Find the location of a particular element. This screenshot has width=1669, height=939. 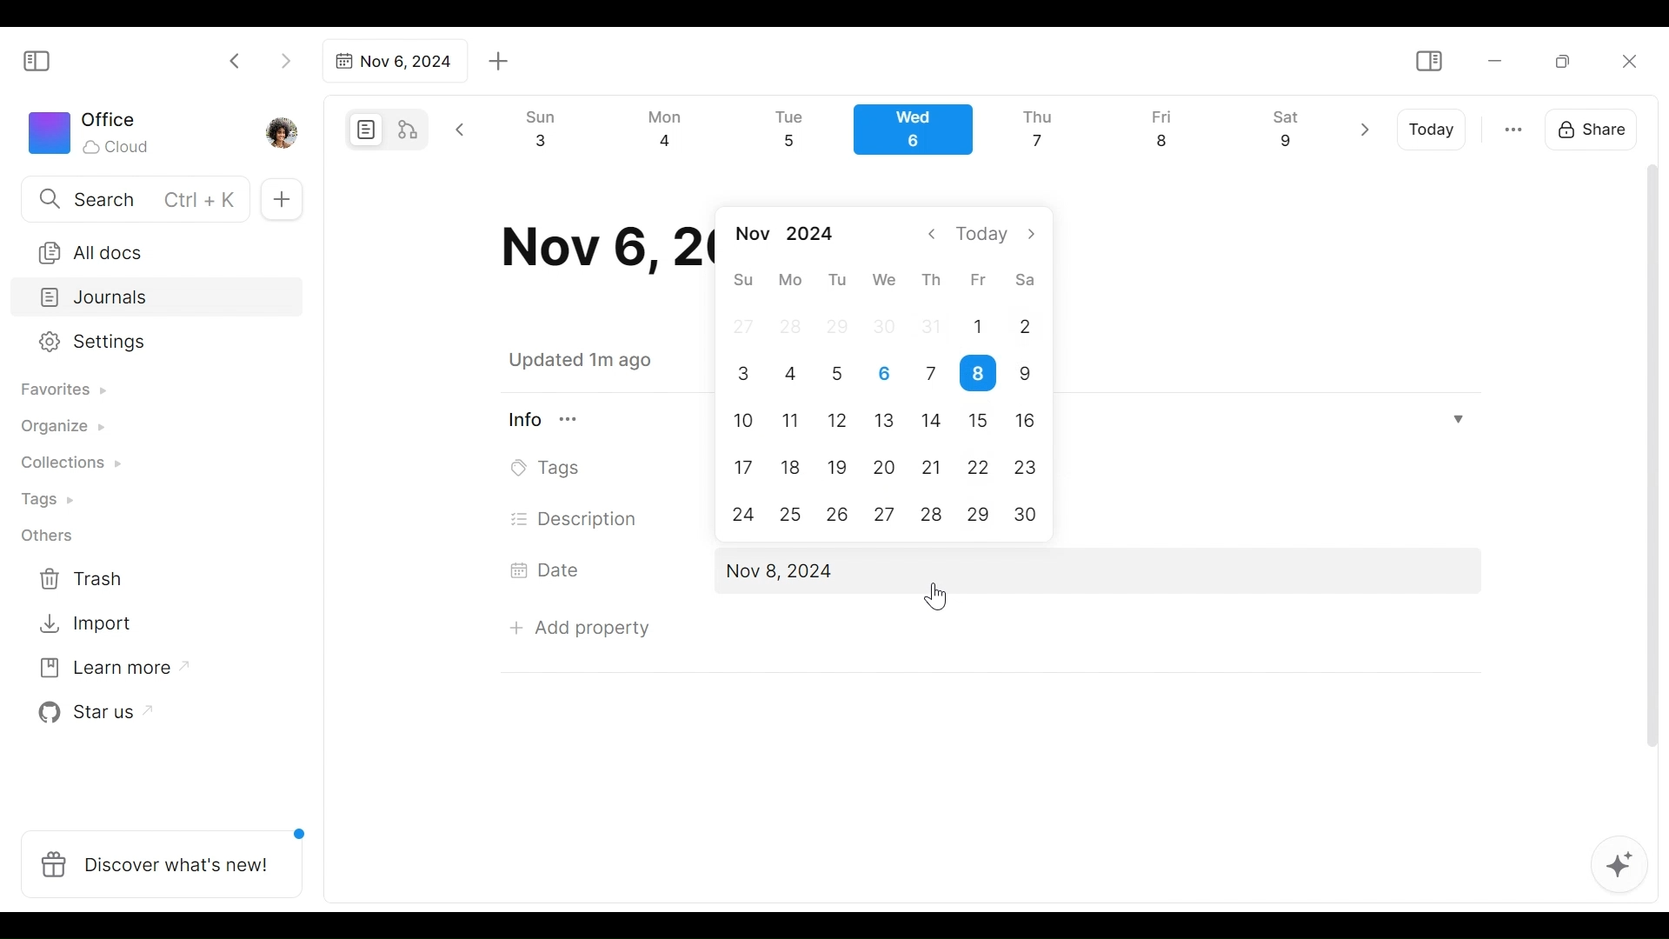

Settings is located at coordinates (143, 343).